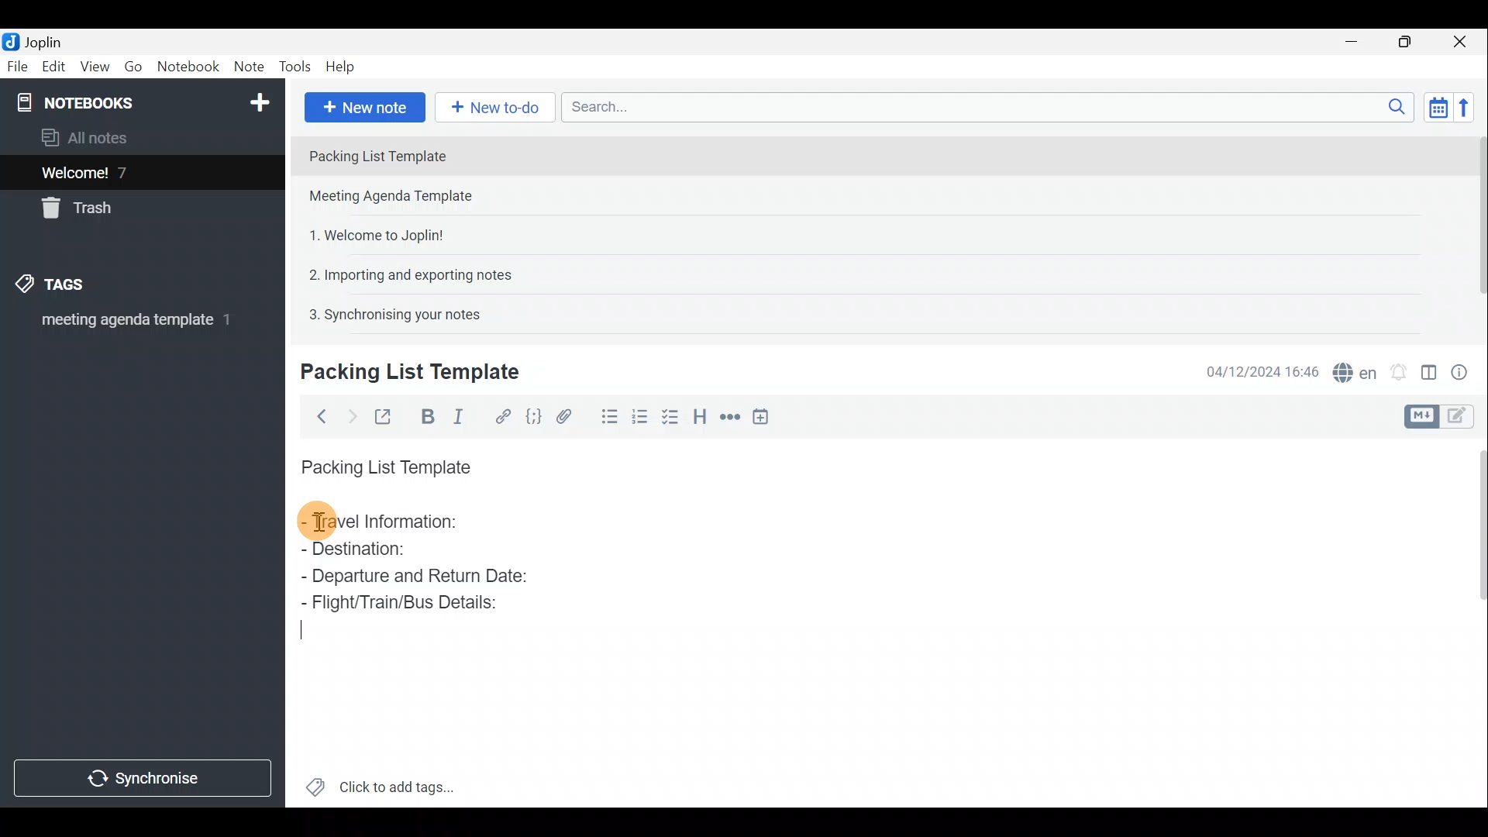 This screenshot has height=837, width=1488. I want to click on Set alarm, so click(1398, 368).